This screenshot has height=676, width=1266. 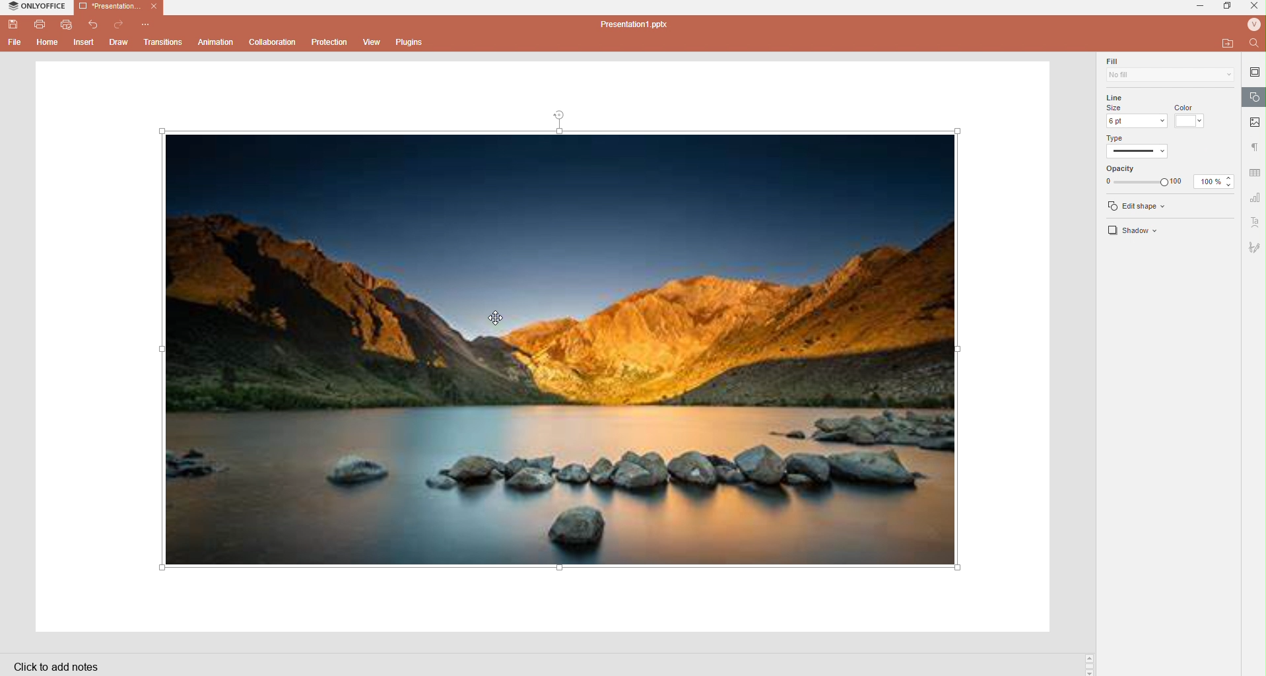 I want to click on Presentation1.pptx, so click(x=636, y=24).